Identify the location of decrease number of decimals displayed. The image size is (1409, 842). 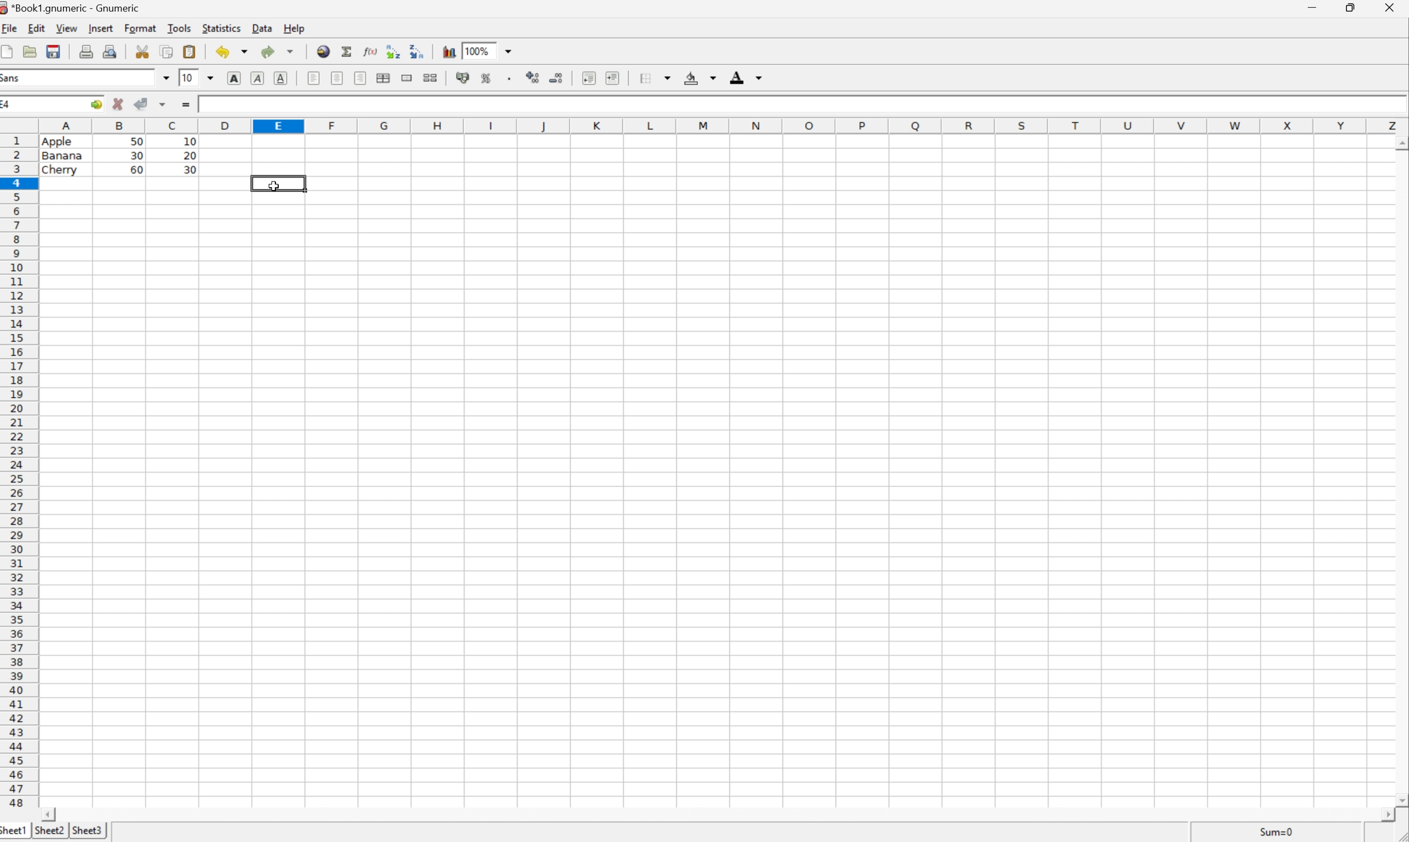
(556, 77).